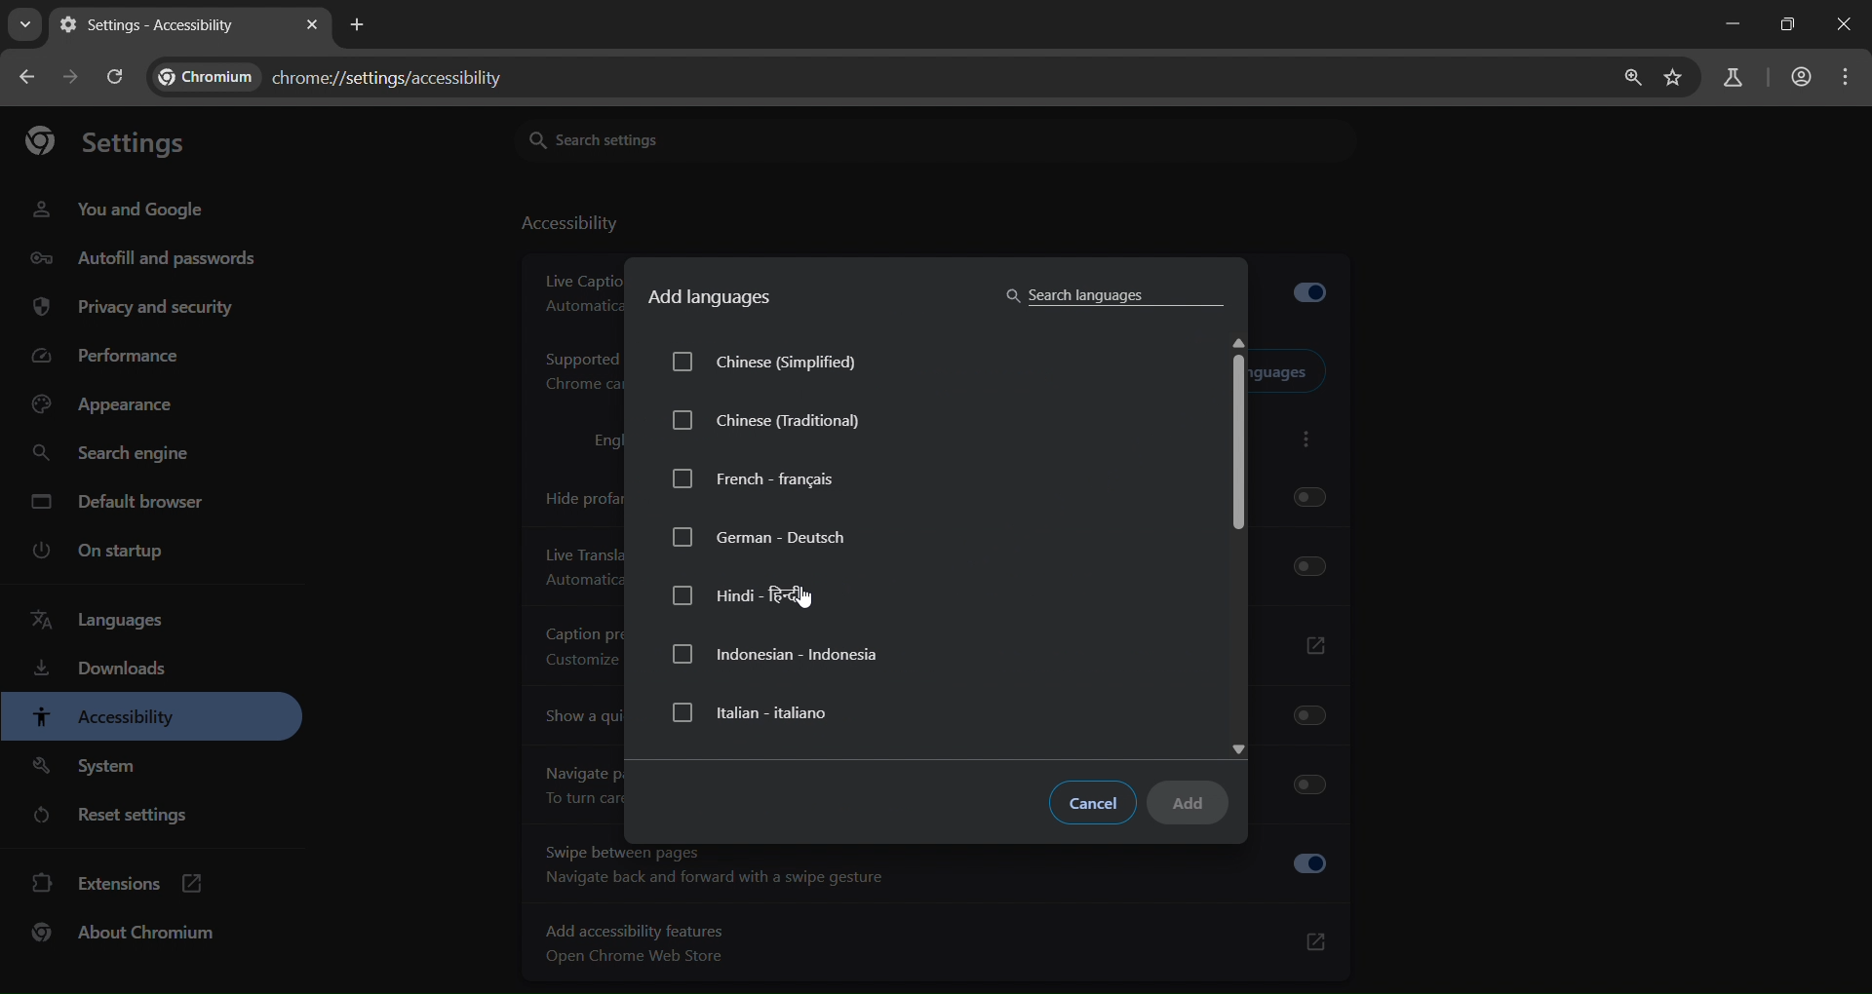  Describe the element at coordinates (145, 260) in the screenshot. I see `autofill and passwords` at that location.